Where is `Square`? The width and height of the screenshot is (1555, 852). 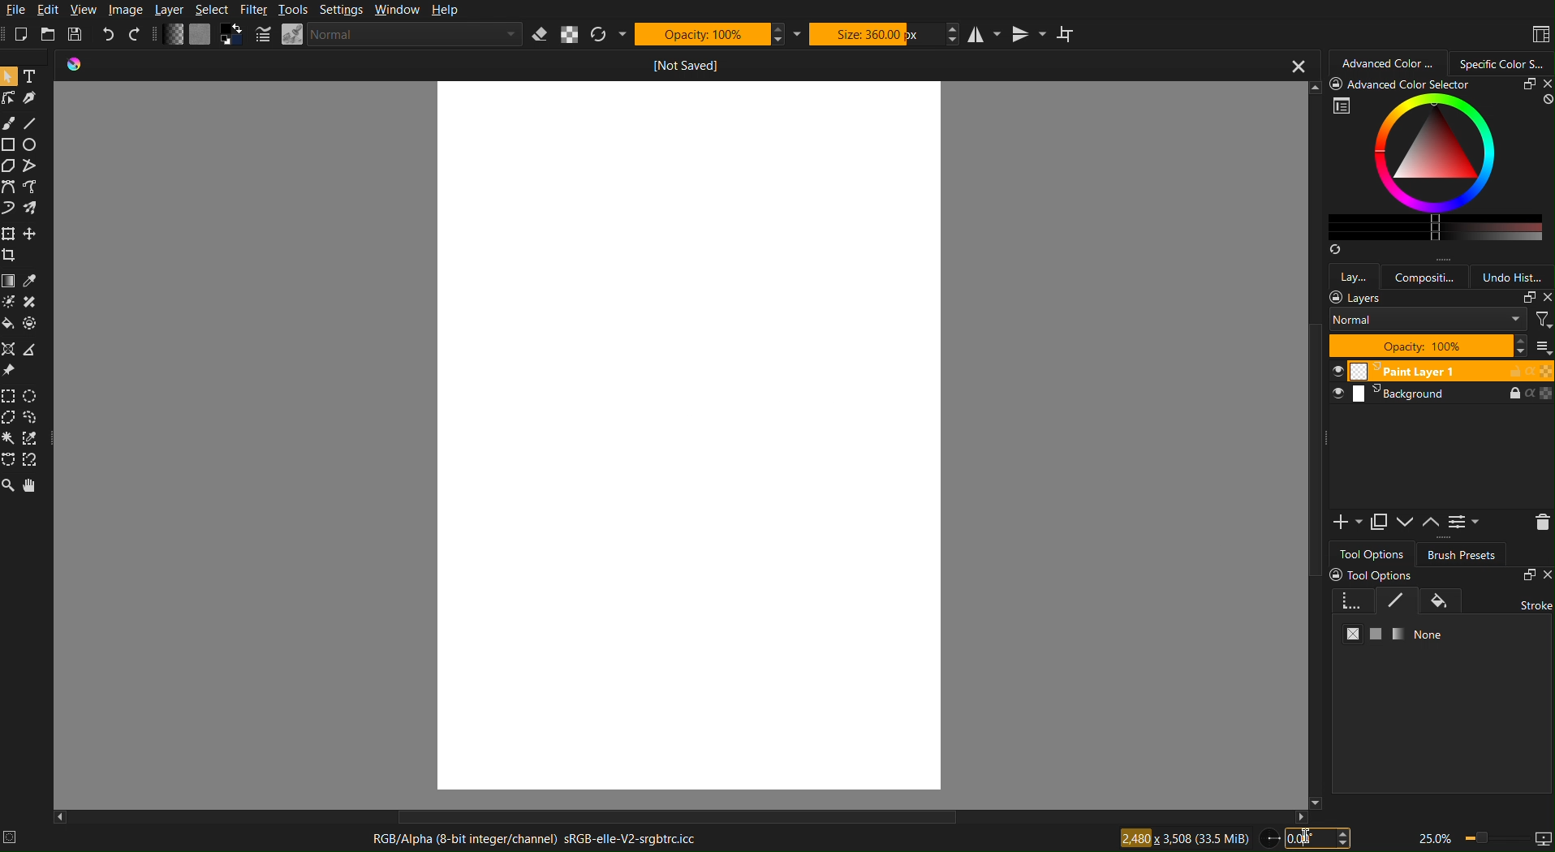 Square is located at coordinates (10, 143).